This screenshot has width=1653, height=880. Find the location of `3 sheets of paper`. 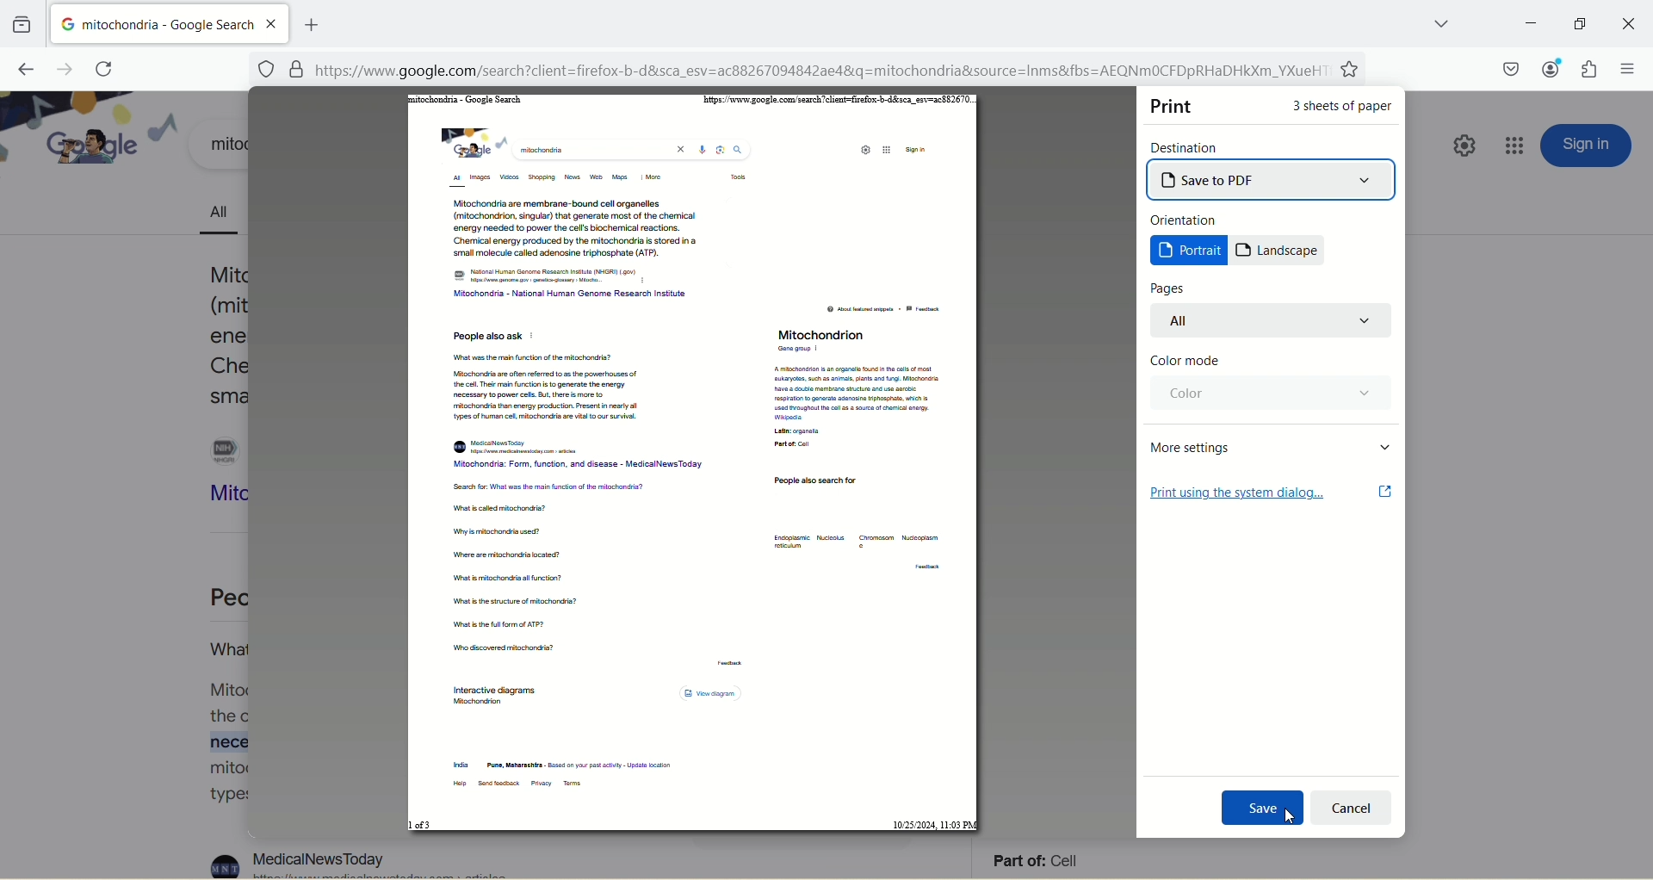

3 sheets of paper is located at coordinates (1344, 110).